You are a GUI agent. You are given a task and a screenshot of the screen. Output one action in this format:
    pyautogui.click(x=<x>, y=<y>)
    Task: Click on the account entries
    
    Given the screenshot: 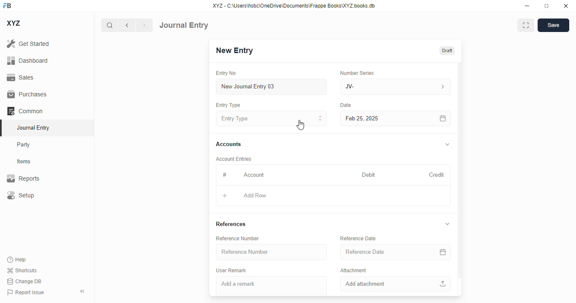 What is the action you would take?
    pyautogui.click(x=234, y=159)
    